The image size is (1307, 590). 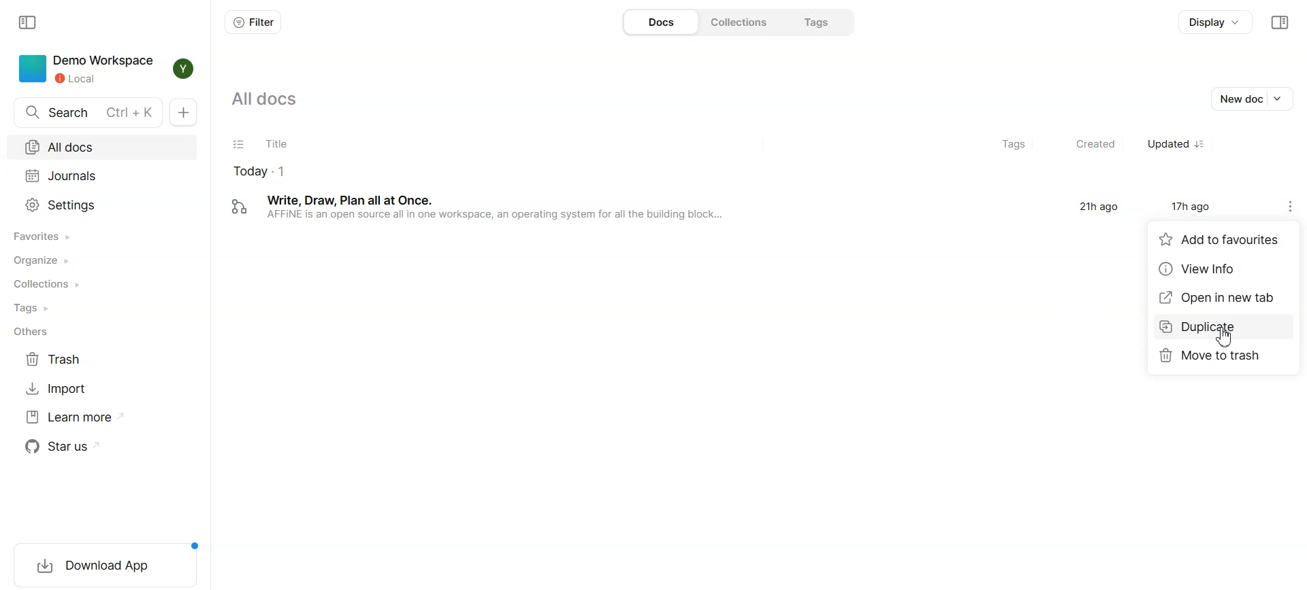 What do you see at coordinates (1225, 356) in the screenshot?
I see `Move to trash` at bounding box center [1225, 356].